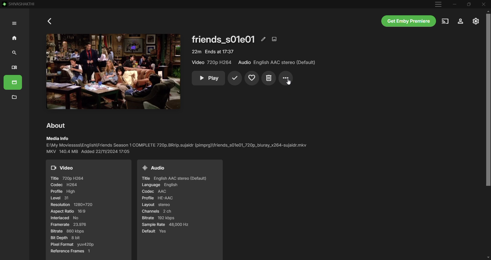 Image resolution: width=491 pixels, height=260 pixels. What do you see at coordinates (224, 39) in the screenshot?
I see `TV episode name and details` at bounding box center [224, 39].